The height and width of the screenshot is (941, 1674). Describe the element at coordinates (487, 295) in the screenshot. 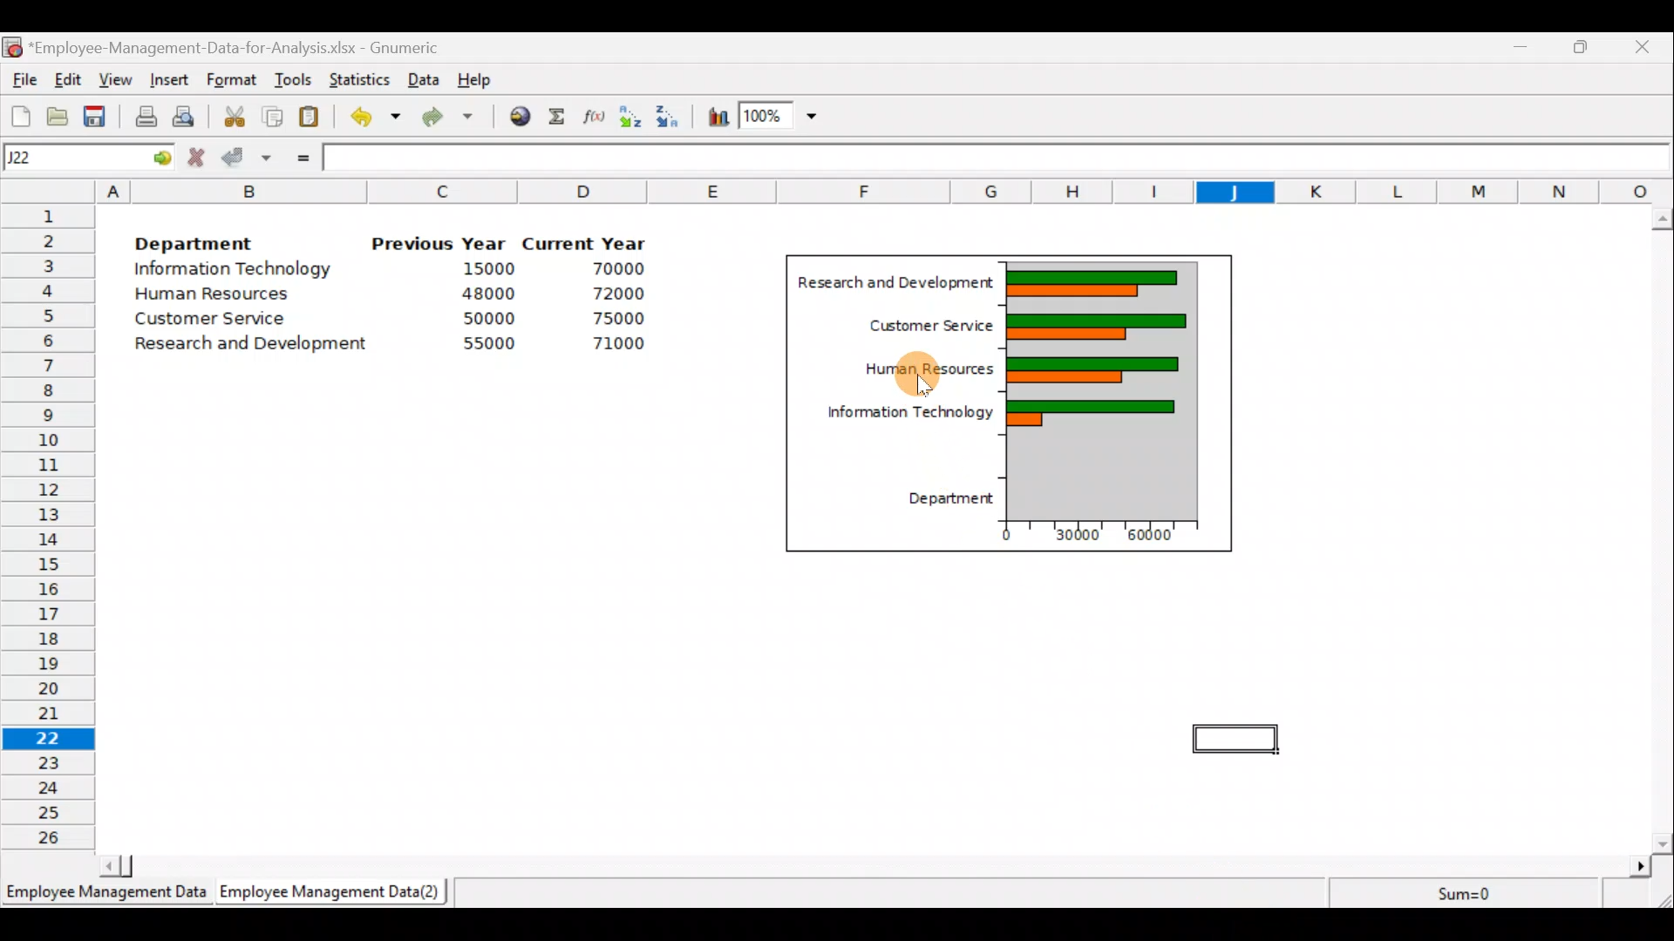

I see `48000` at that location.